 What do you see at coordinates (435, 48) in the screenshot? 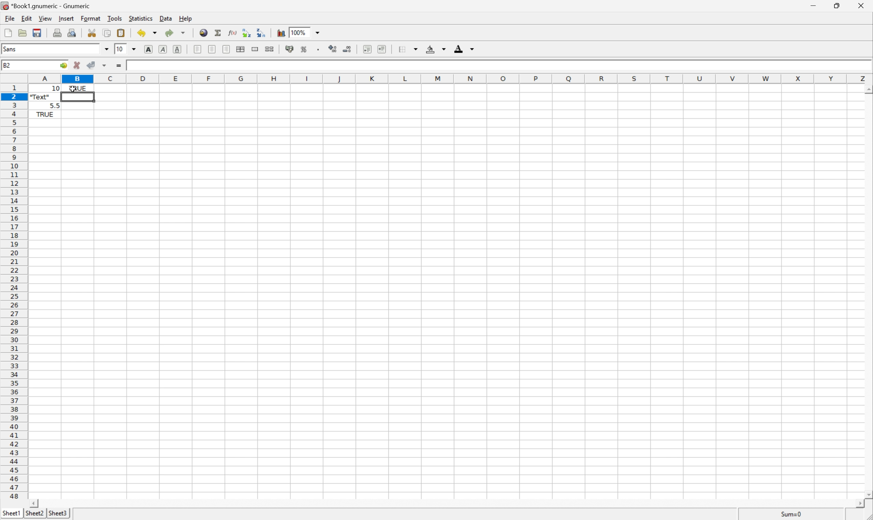
I see `Background` at bounding box center [435, 48].